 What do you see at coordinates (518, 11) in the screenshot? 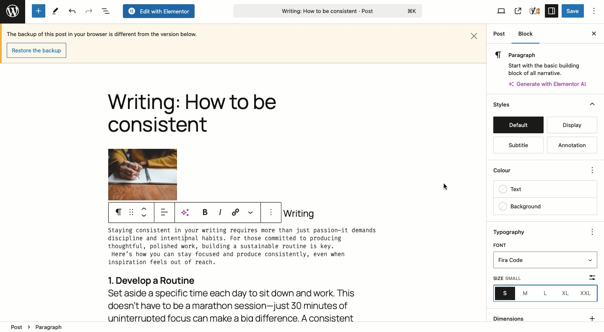
I see `View post` at bounding box center [518, 11].